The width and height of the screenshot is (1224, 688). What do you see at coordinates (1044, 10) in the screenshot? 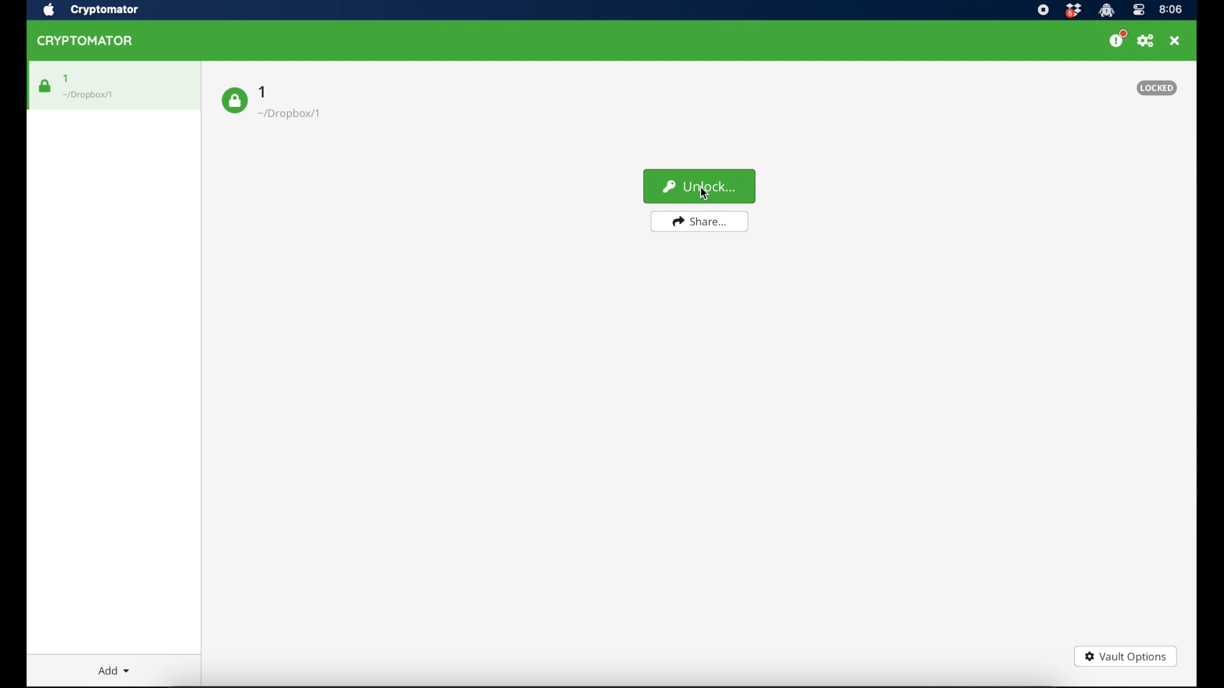
I see `screen recorder icon` at bounding box center [1044, 10].